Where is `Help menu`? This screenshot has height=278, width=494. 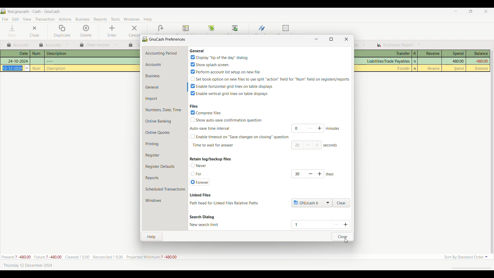
Help menu is located at coordinates (148, 20).